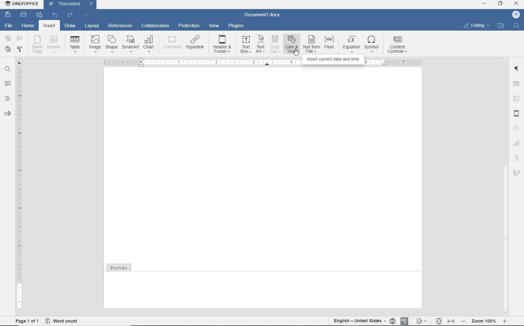  I want to click on table, so click(75, 43).